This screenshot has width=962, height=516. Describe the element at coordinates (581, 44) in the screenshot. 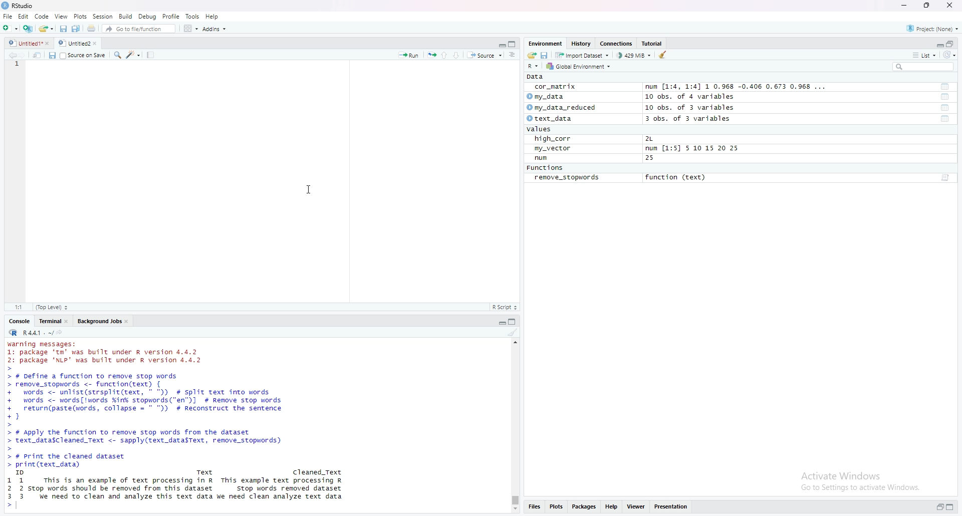

I see `History` at that location.